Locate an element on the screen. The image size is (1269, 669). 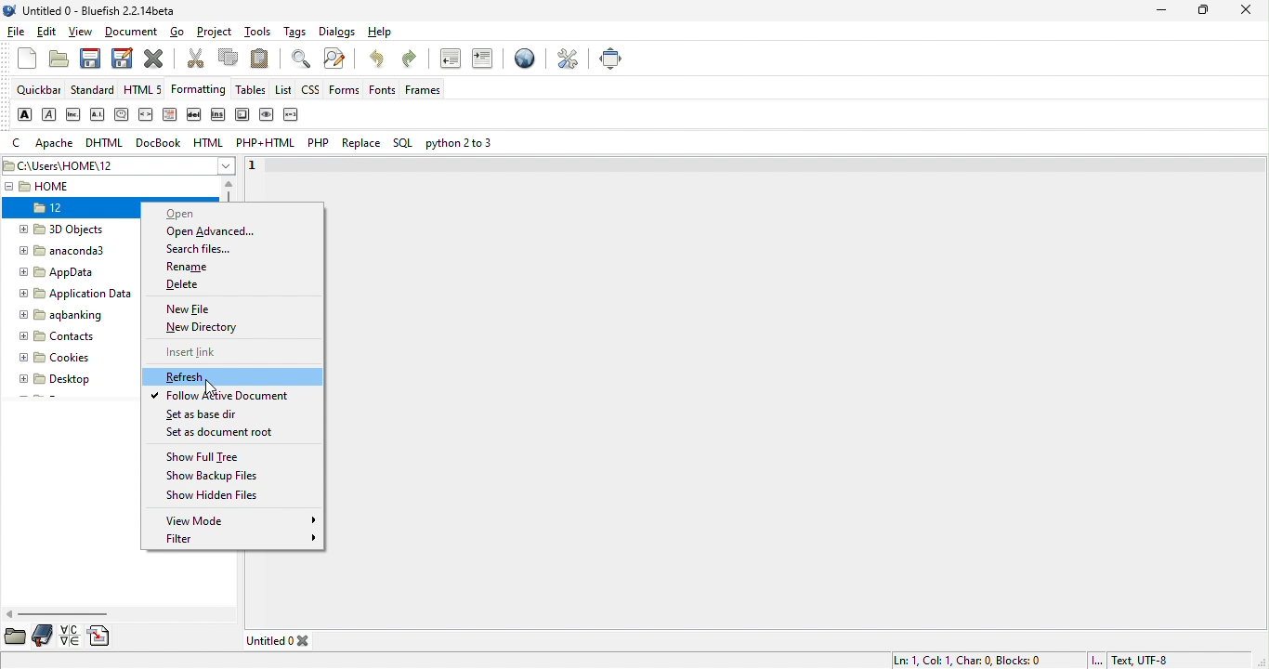
list is located at coordinates (284, 88).